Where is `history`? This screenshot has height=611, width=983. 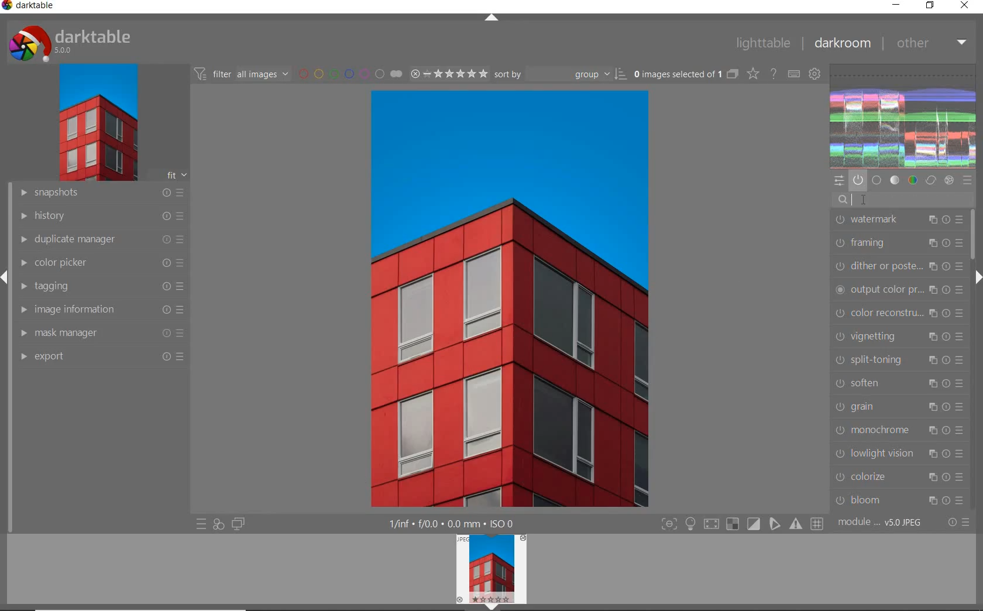
history is located at coordinates (101, 215).